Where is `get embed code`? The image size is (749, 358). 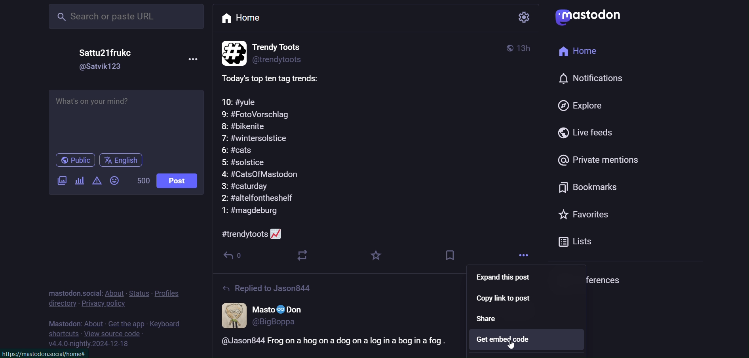 get embed code is located at coordinates (525, 341).